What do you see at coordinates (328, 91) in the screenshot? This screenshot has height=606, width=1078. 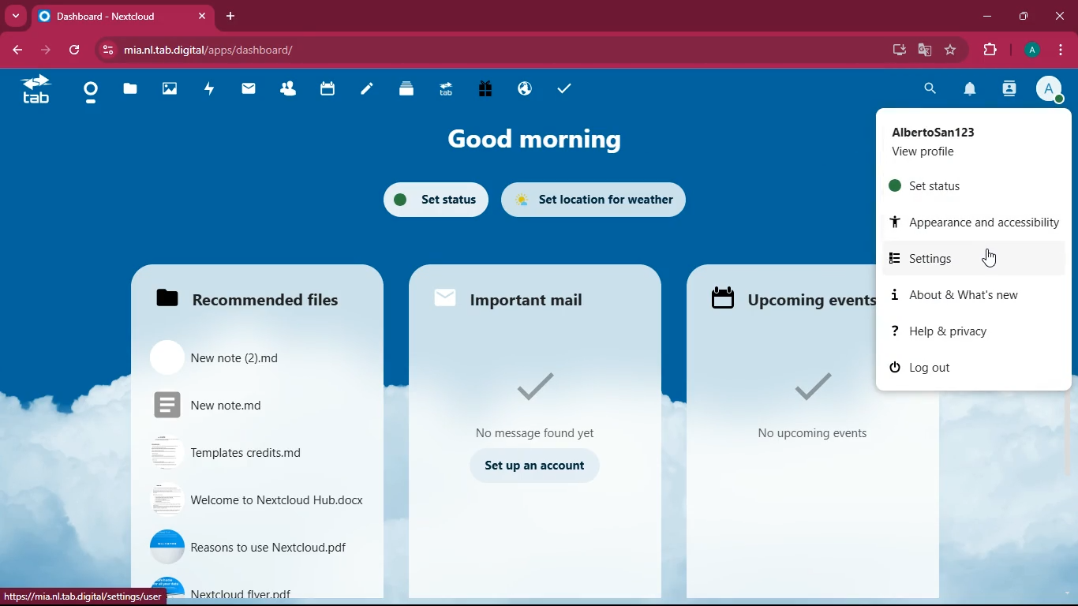 I see `calendar` at bounding box center [328, 91].